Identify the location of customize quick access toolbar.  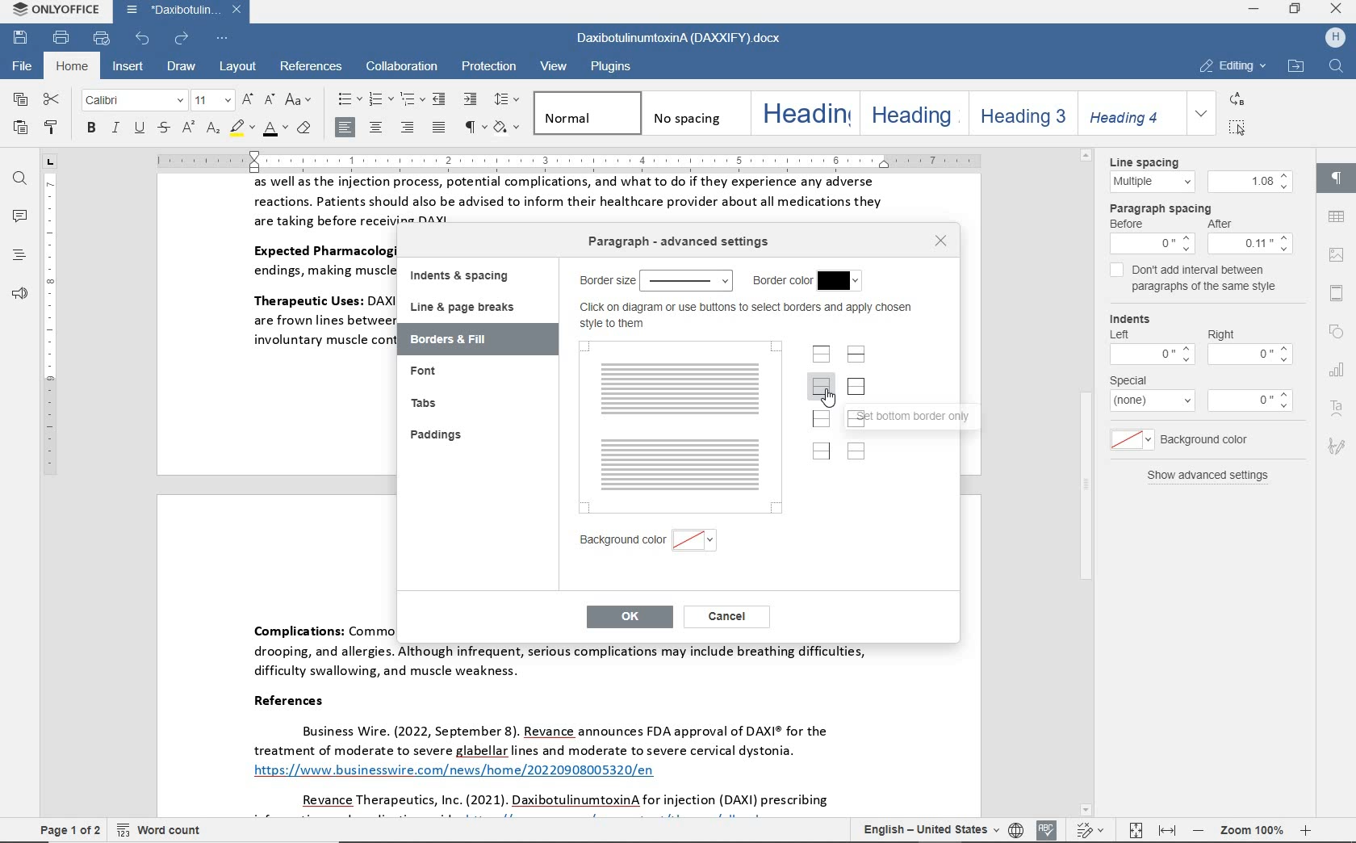
(220, 40).